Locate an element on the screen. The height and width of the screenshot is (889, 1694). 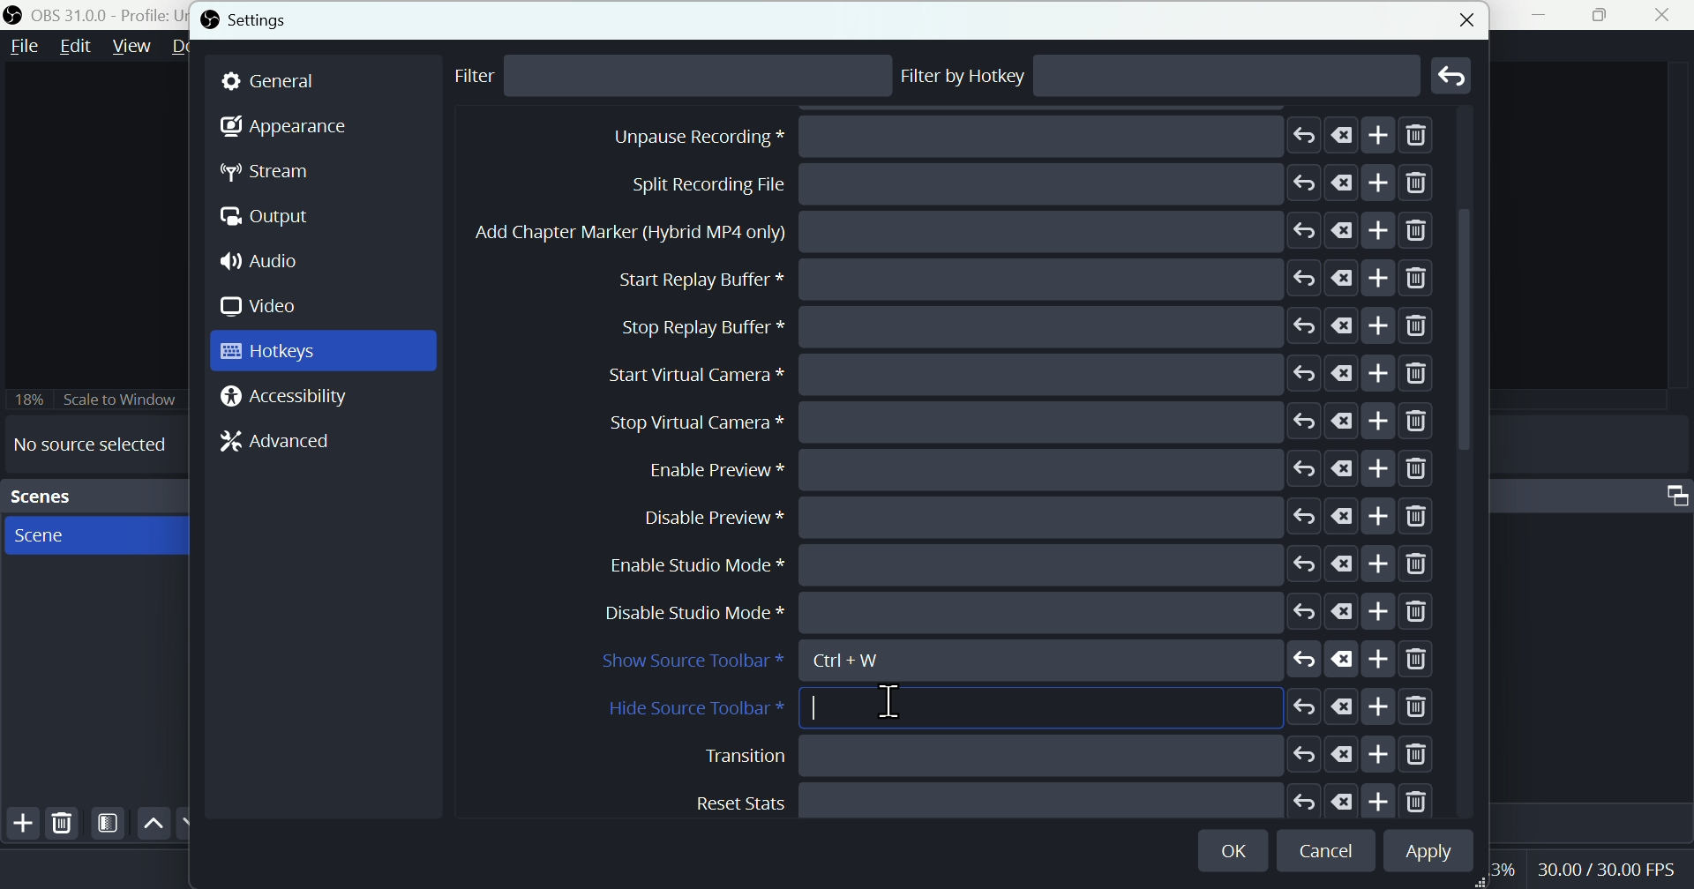
Unpause recording is located at coordinates (1031, 325).